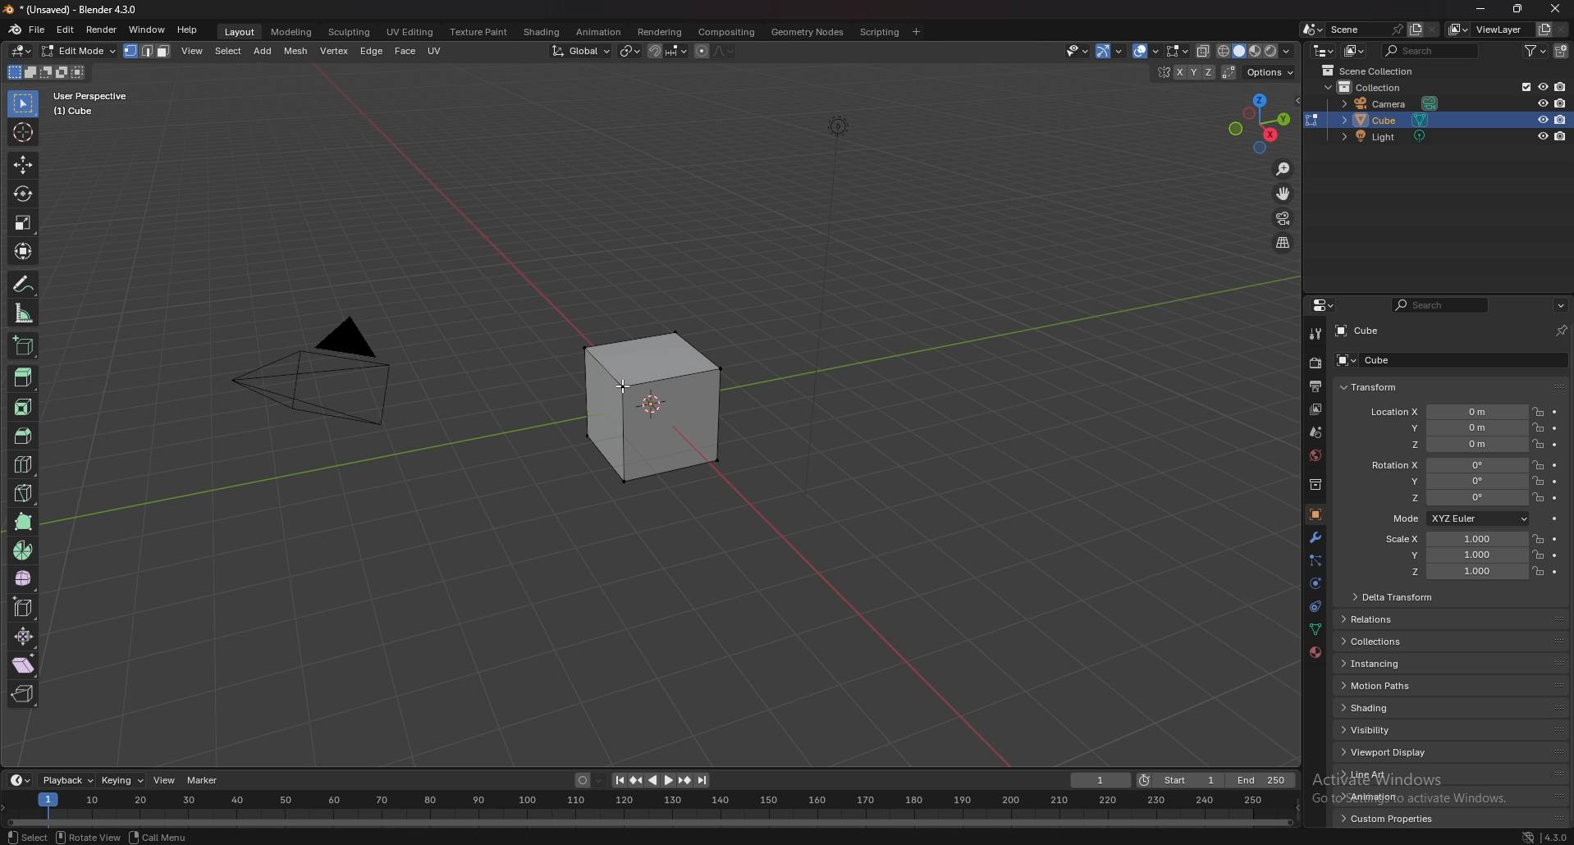 The height and width of the screenshot is (845, 1574). I want to click on custom properties, so click(1394, 819).